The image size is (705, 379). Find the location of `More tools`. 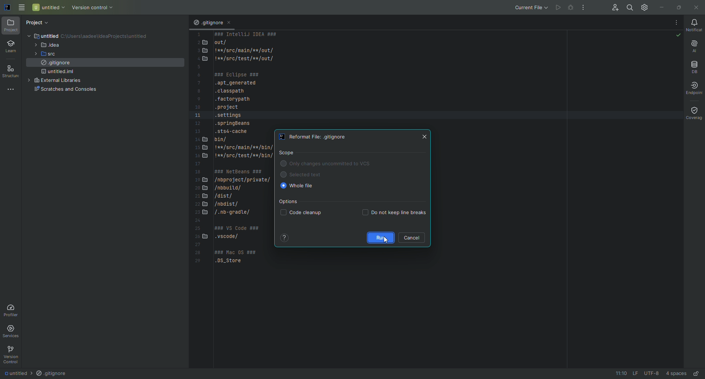

More tools is located at coordinates (12, 89).